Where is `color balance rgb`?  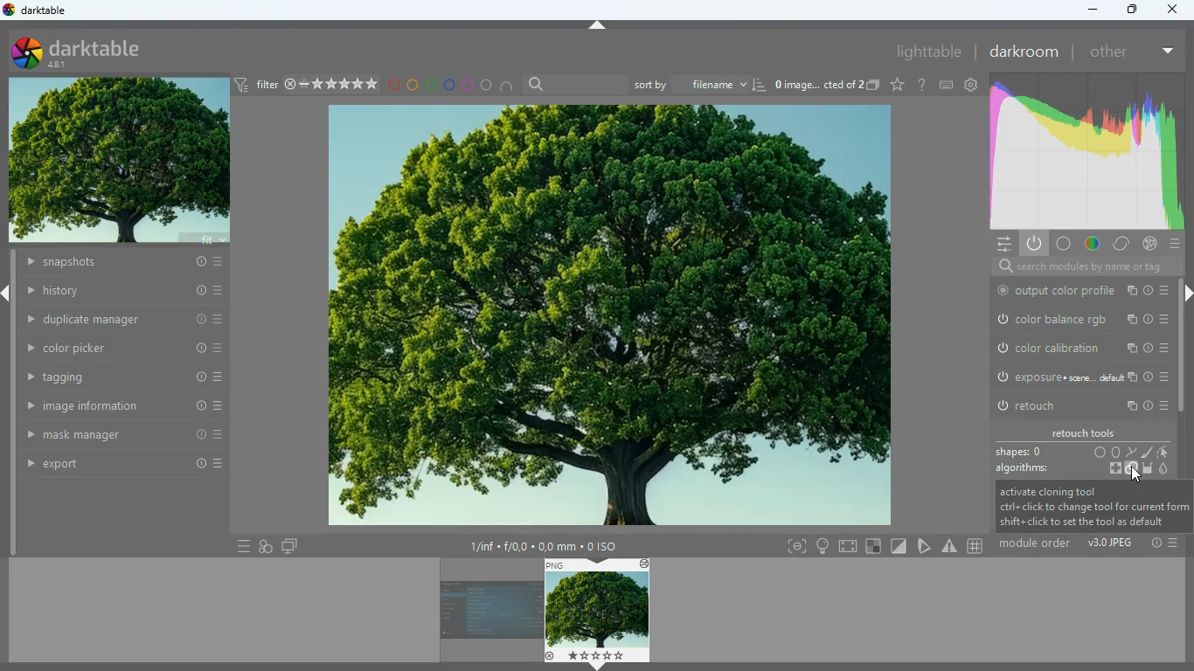 color balance rgb is located at coordinates (1078, 319).